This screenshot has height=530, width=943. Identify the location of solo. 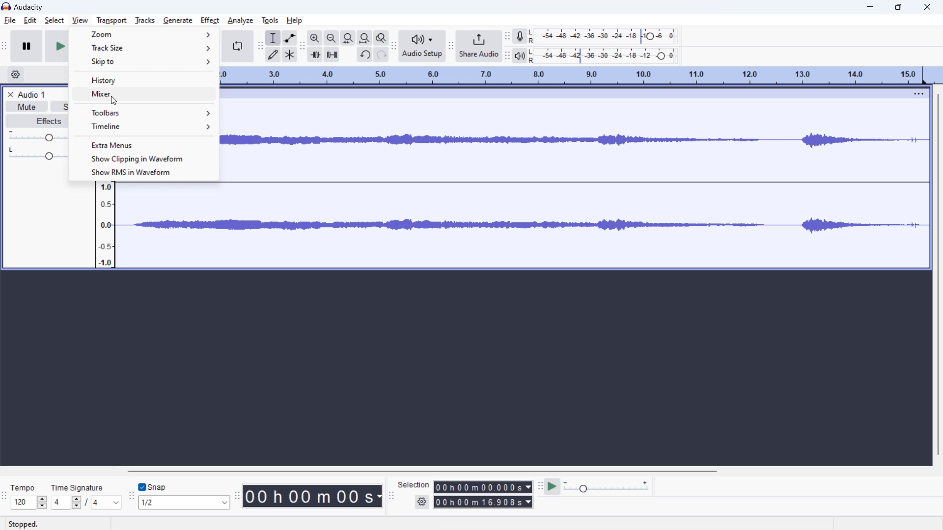
(61, 107).